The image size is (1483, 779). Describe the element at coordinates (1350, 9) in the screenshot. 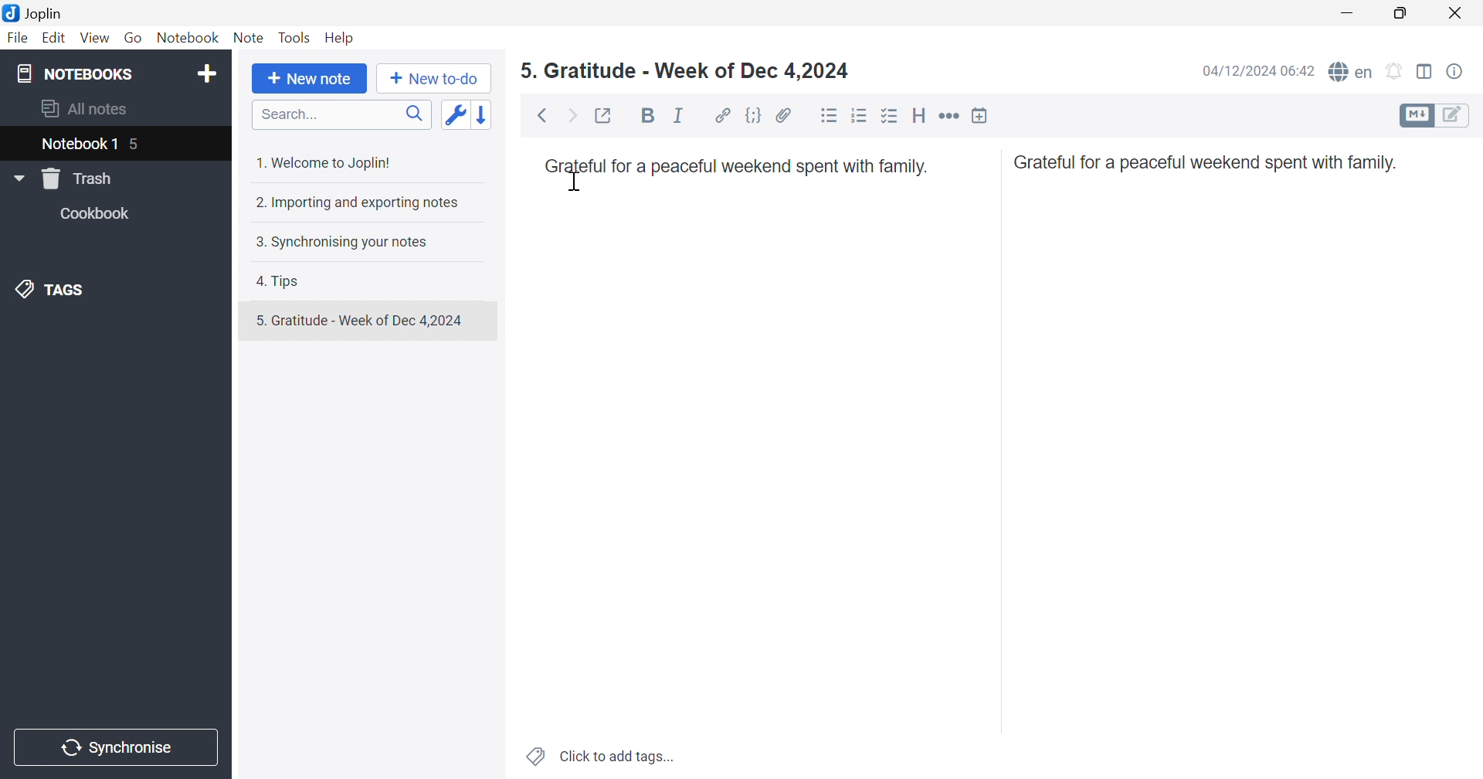

I see `Minimize` at that location.